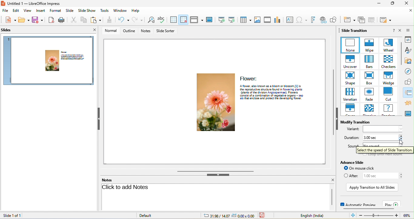 The image size is (414, 219). Describe the element at coordinates (262, 216) in the screenshot. I see `the document has not been modified since the last save` at that location.